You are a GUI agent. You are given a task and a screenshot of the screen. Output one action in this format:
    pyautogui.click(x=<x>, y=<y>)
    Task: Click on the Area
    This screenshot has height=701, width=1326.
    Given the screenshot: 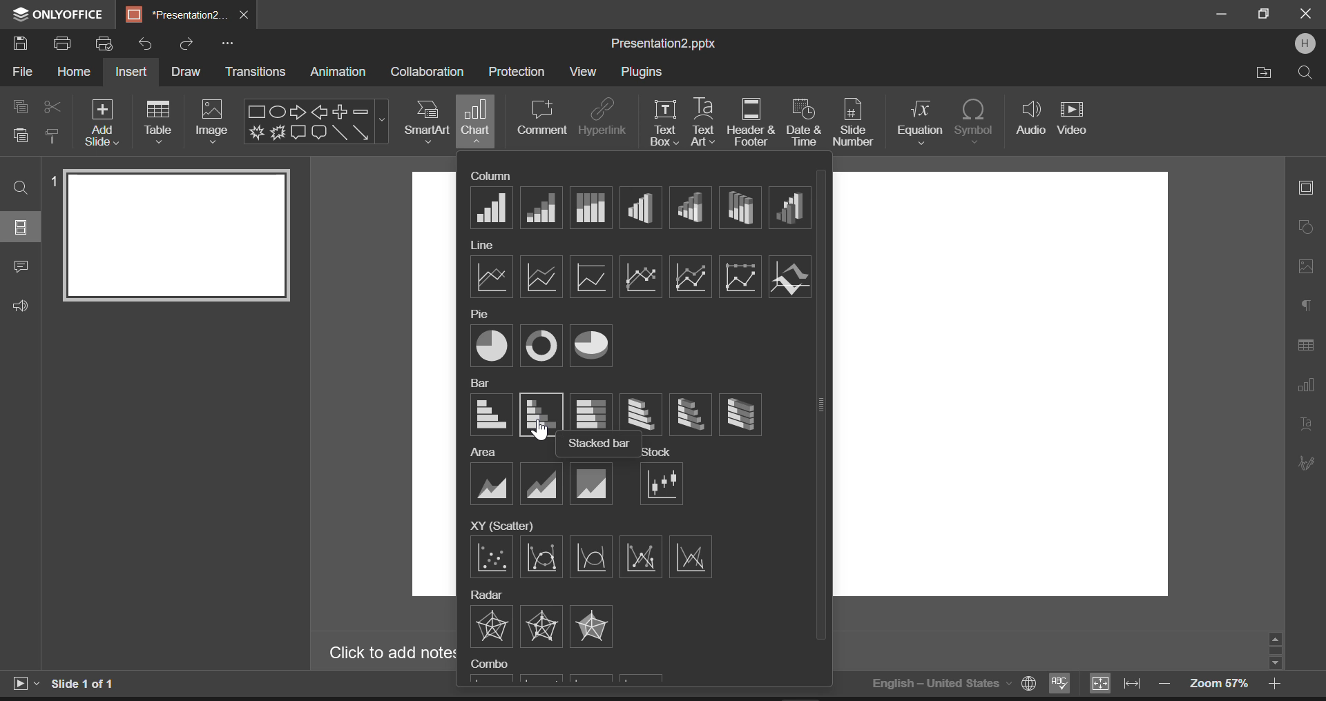 What is the action you would take?
    pyautogui.click(x=490, y=484)
    